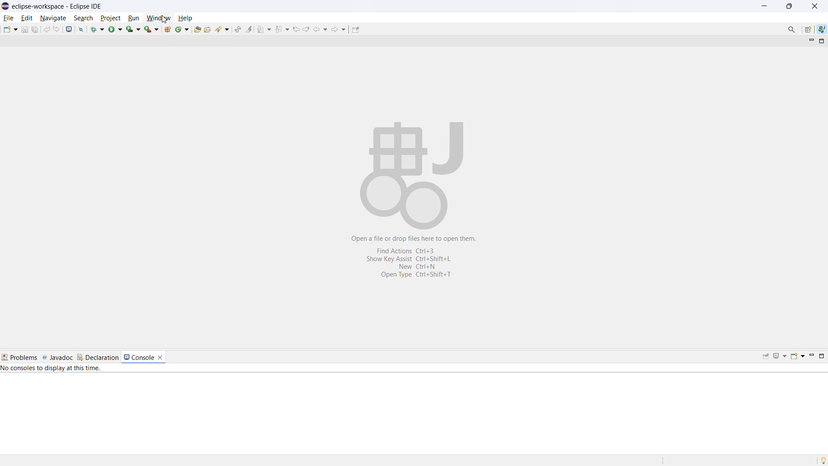  Describe the element at coordinates (356, 30) in the screenshot. I see `pin editor` at that location.